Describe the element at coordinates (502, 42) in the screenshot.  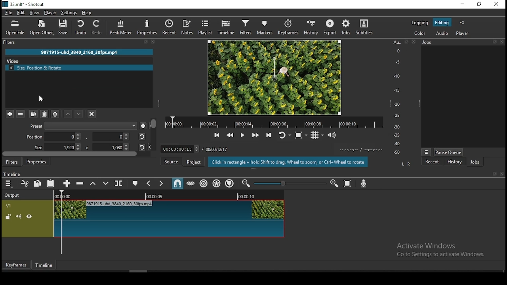
I see `close` at that location.